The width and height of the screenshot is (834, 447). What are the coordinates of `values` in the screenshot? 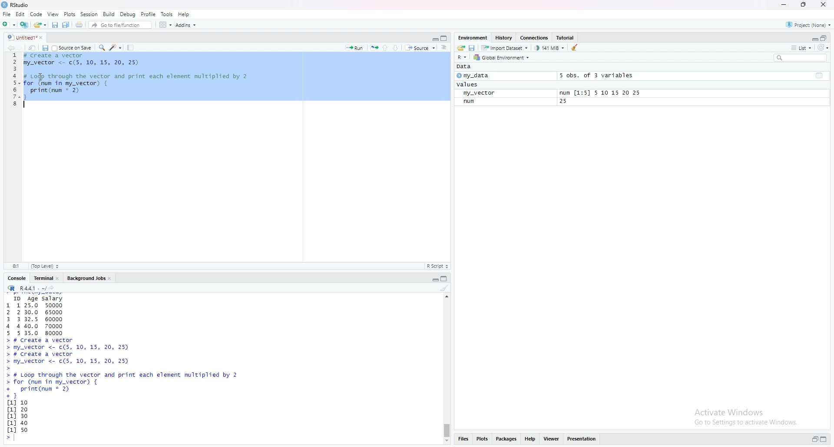 It's located at (469, 85).